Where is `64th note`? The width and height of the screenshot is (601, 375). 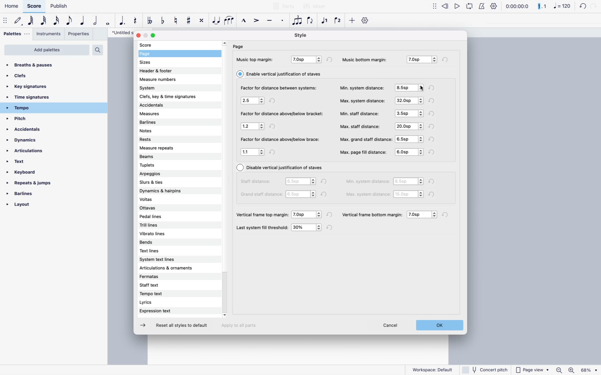 64th note is located at coordinates (31, 21).